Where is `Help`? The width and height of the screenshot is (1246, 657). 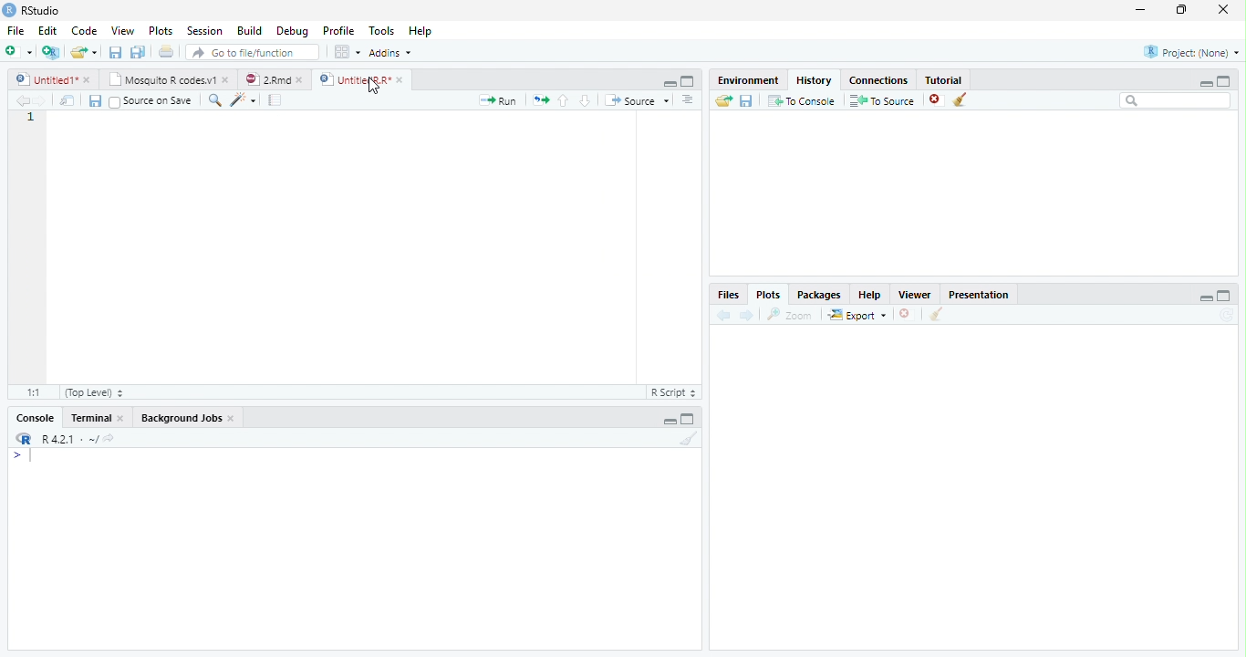 Help is located at coordinates (421, 30).